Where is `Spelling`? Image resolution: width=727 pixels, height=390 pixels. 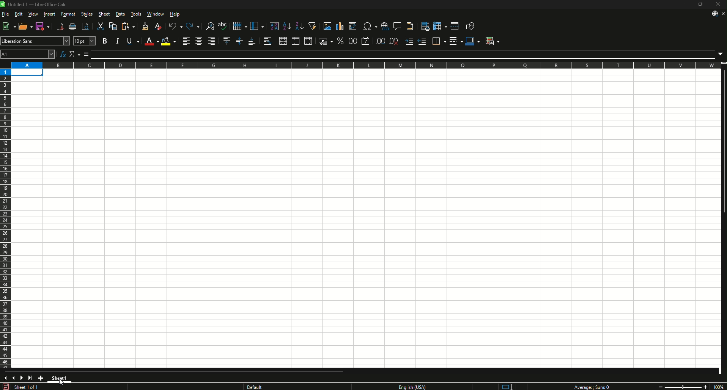 Spelling is located at coordinates (223, 26).